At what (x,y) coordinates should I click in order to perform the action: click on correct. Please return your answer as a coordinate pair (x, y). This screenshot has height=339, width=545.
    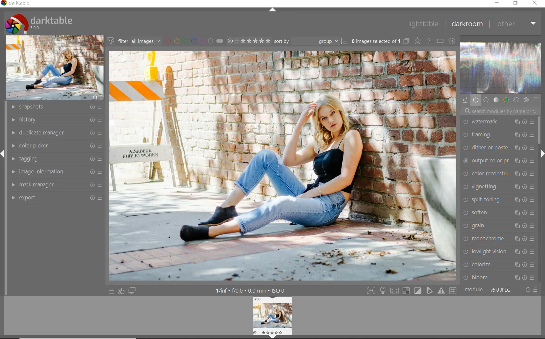
    Looking at the image, I should click on (516, 100).